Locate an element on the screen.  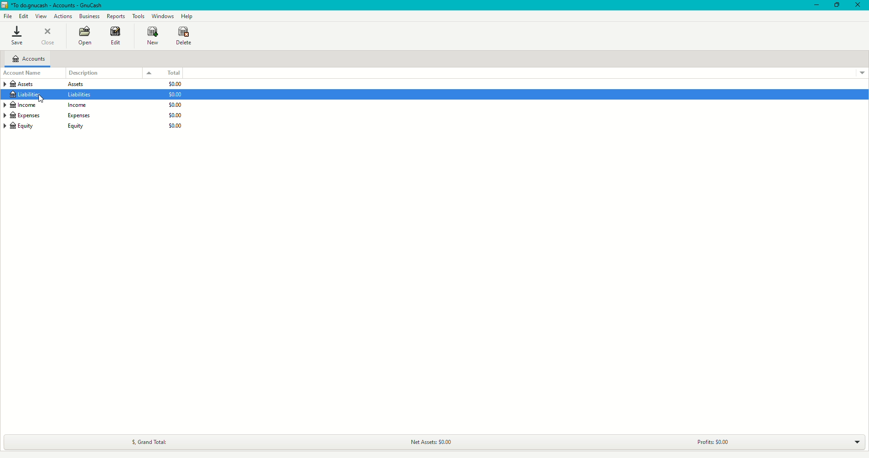
Edit is located at coordinates (23, 15).